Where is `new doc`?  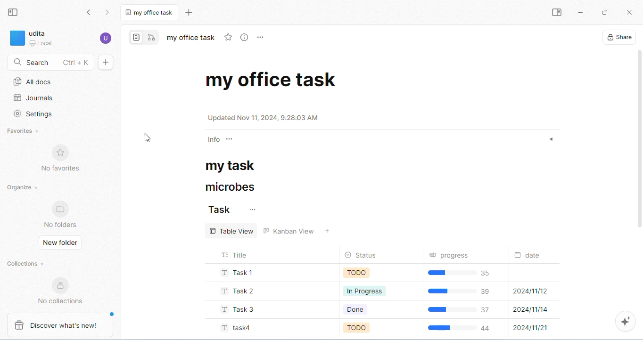 new doc is located at coordinates (106, 62).